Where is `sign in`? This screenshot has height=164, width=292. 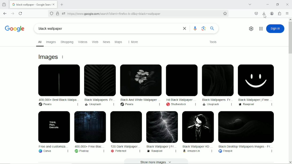 sign in is located at coordinates (275, 29).